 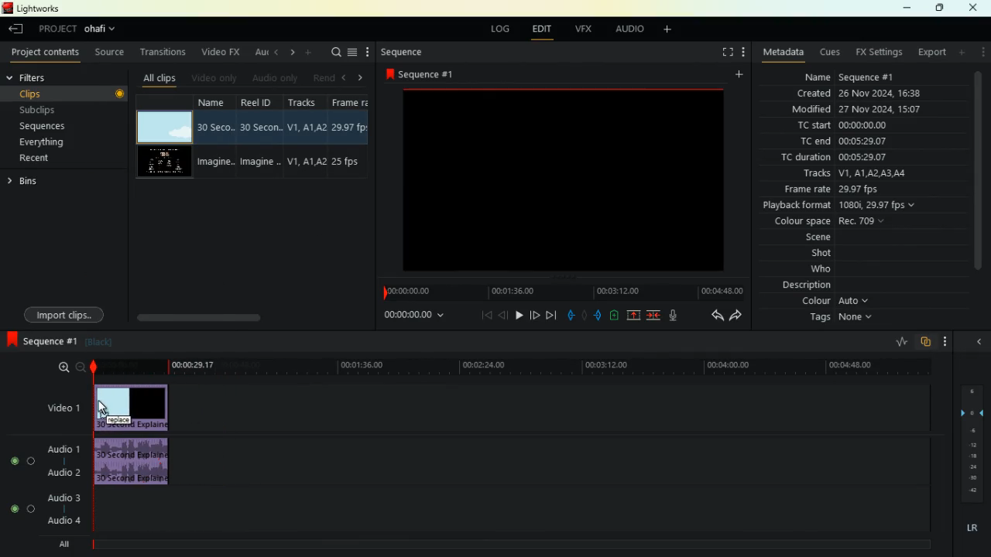 What do you see at coordinates (165, 52) in the screenshot?
I see `transitions` at bounding box center [165, 52].